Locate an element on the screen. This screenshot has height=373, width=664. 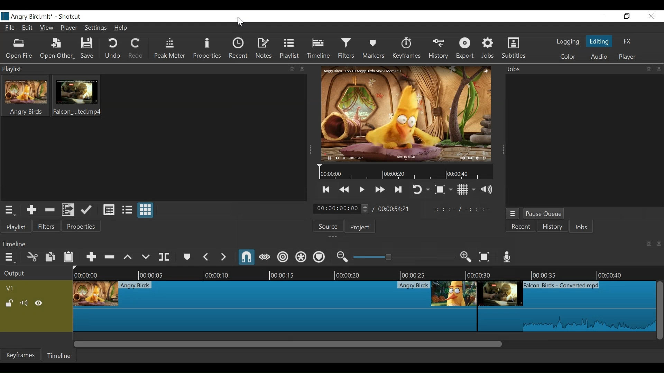
Jobs Panel is located at coordinates (585, 142).